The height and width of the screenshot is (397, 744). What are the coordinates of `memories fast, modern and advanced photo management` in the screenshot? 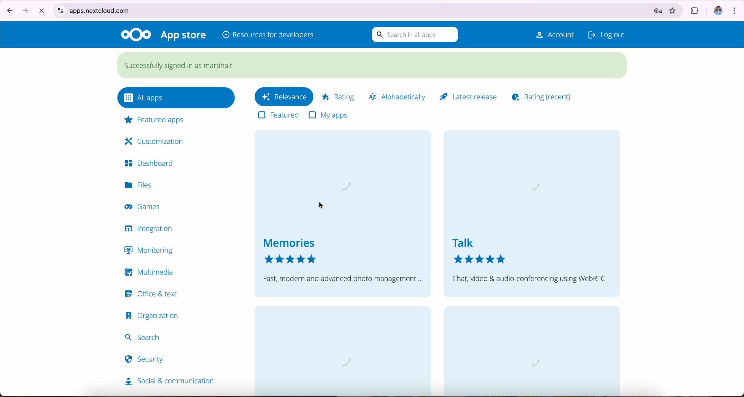 It's located at (342, 214).